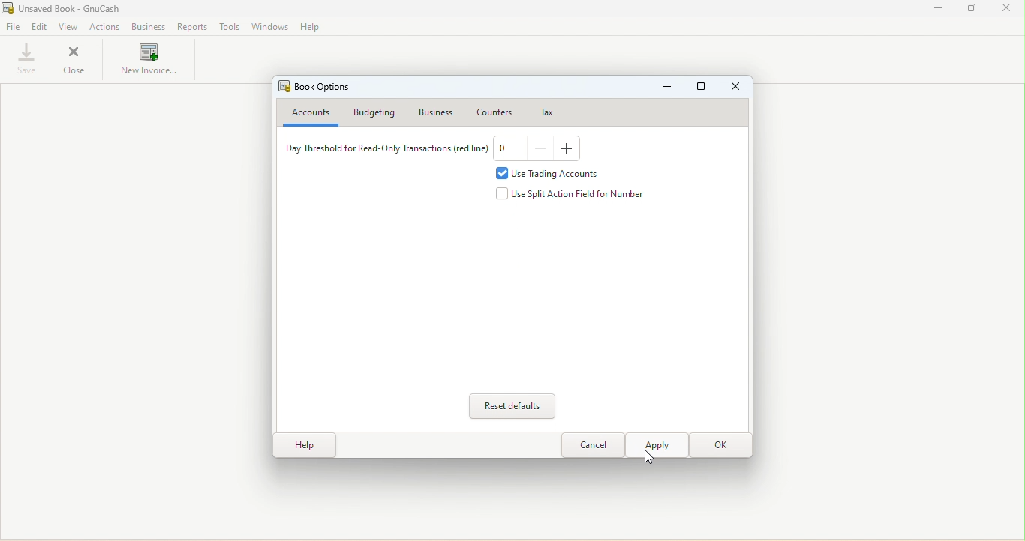 This screenshot has width=1025, height=541. What do you see at coordinates (737, 88) in the screenshot?
I see `Close` at bounding box center [737, 88].